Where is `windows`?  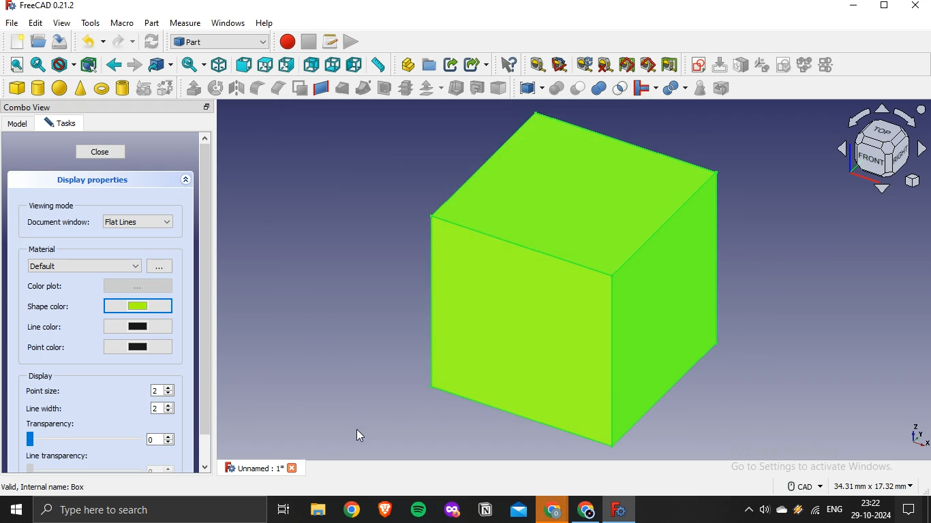
windows is located at coordinates (229, 22).